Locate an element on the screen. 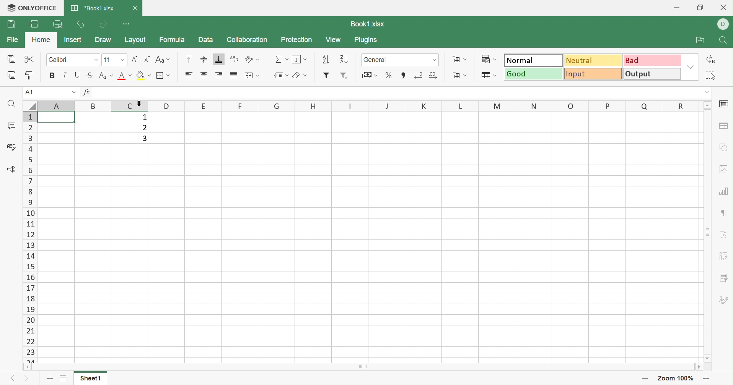 The width and height of the screenshot is (733, 385). Align Center is located at coordinates (204, 75).